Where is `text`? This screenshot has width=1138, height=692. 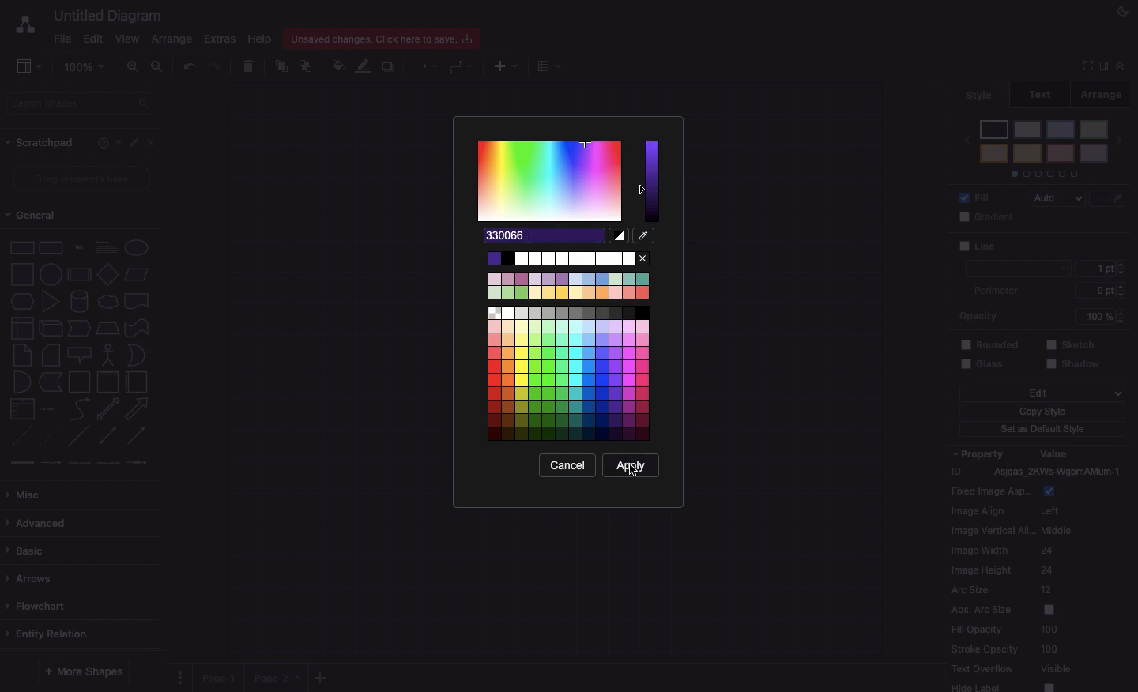
text is located at coordinates (78, 246).